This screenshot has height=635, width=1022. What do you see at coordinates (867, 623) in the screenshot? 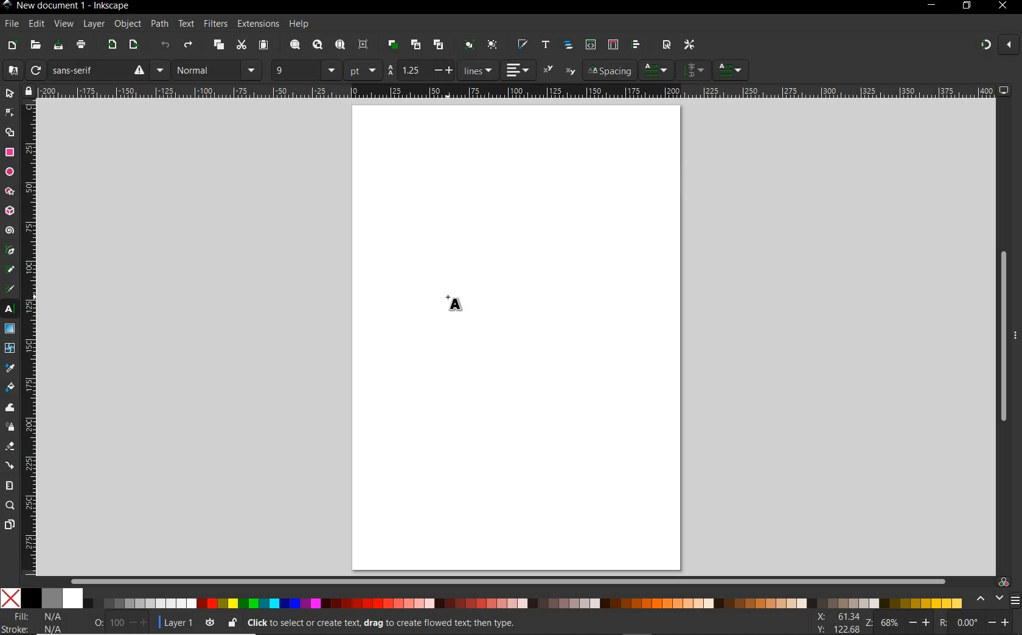
I see `zoom` at bounding box center [867, 623].